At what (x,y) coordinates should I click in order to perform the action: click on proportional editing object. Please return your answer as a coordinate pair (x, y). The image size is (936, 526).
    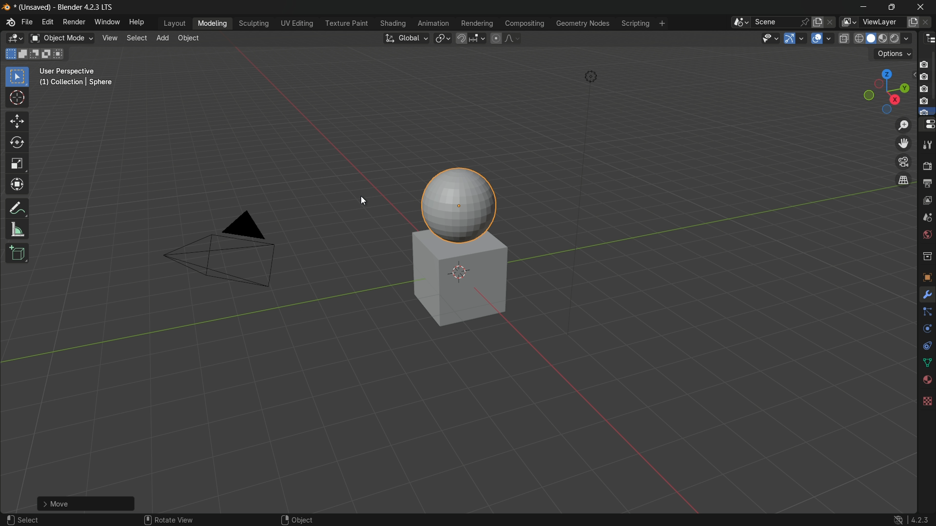
    Looking at the image, I should click on (496, 38).